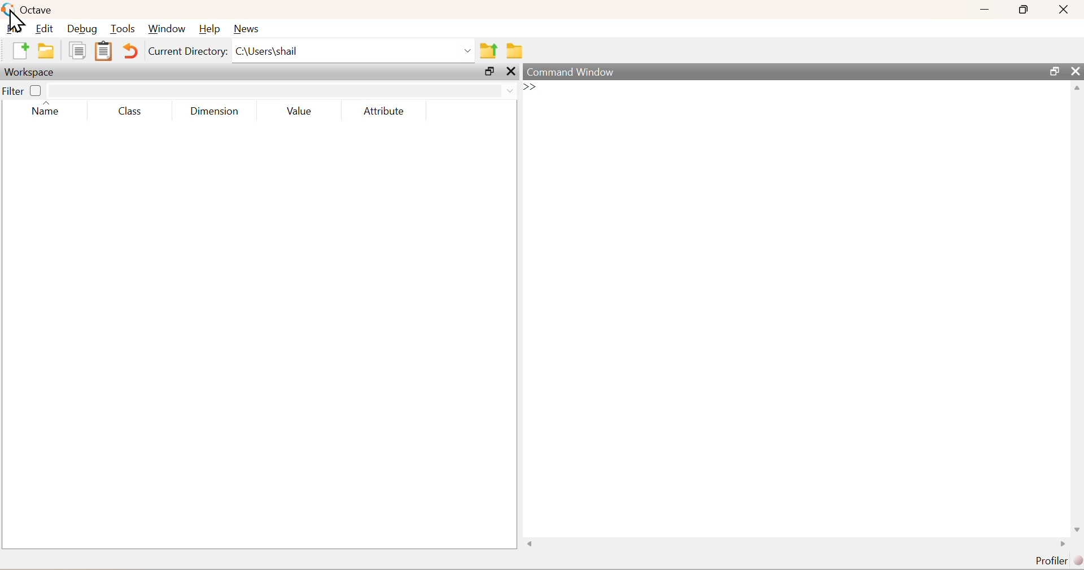  I want to click on scroll left, so click(1060, 544).